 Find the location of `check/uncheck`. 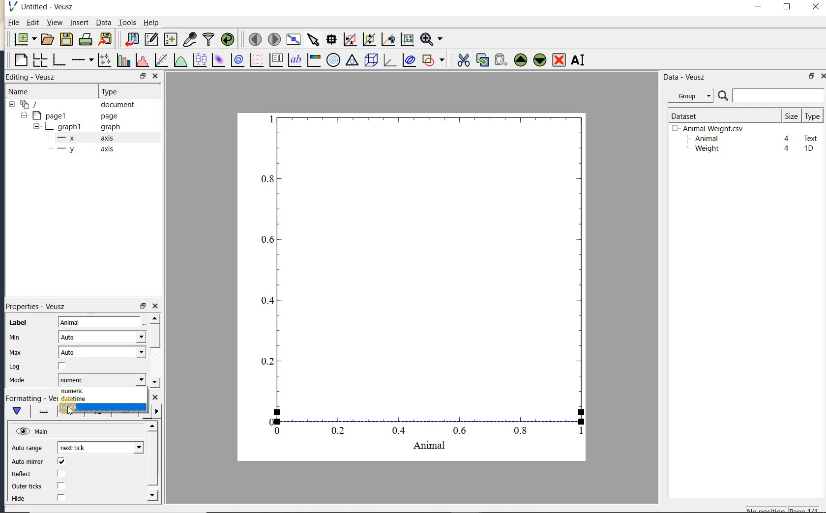

check/uncheck is located at coordinates (61, 485).